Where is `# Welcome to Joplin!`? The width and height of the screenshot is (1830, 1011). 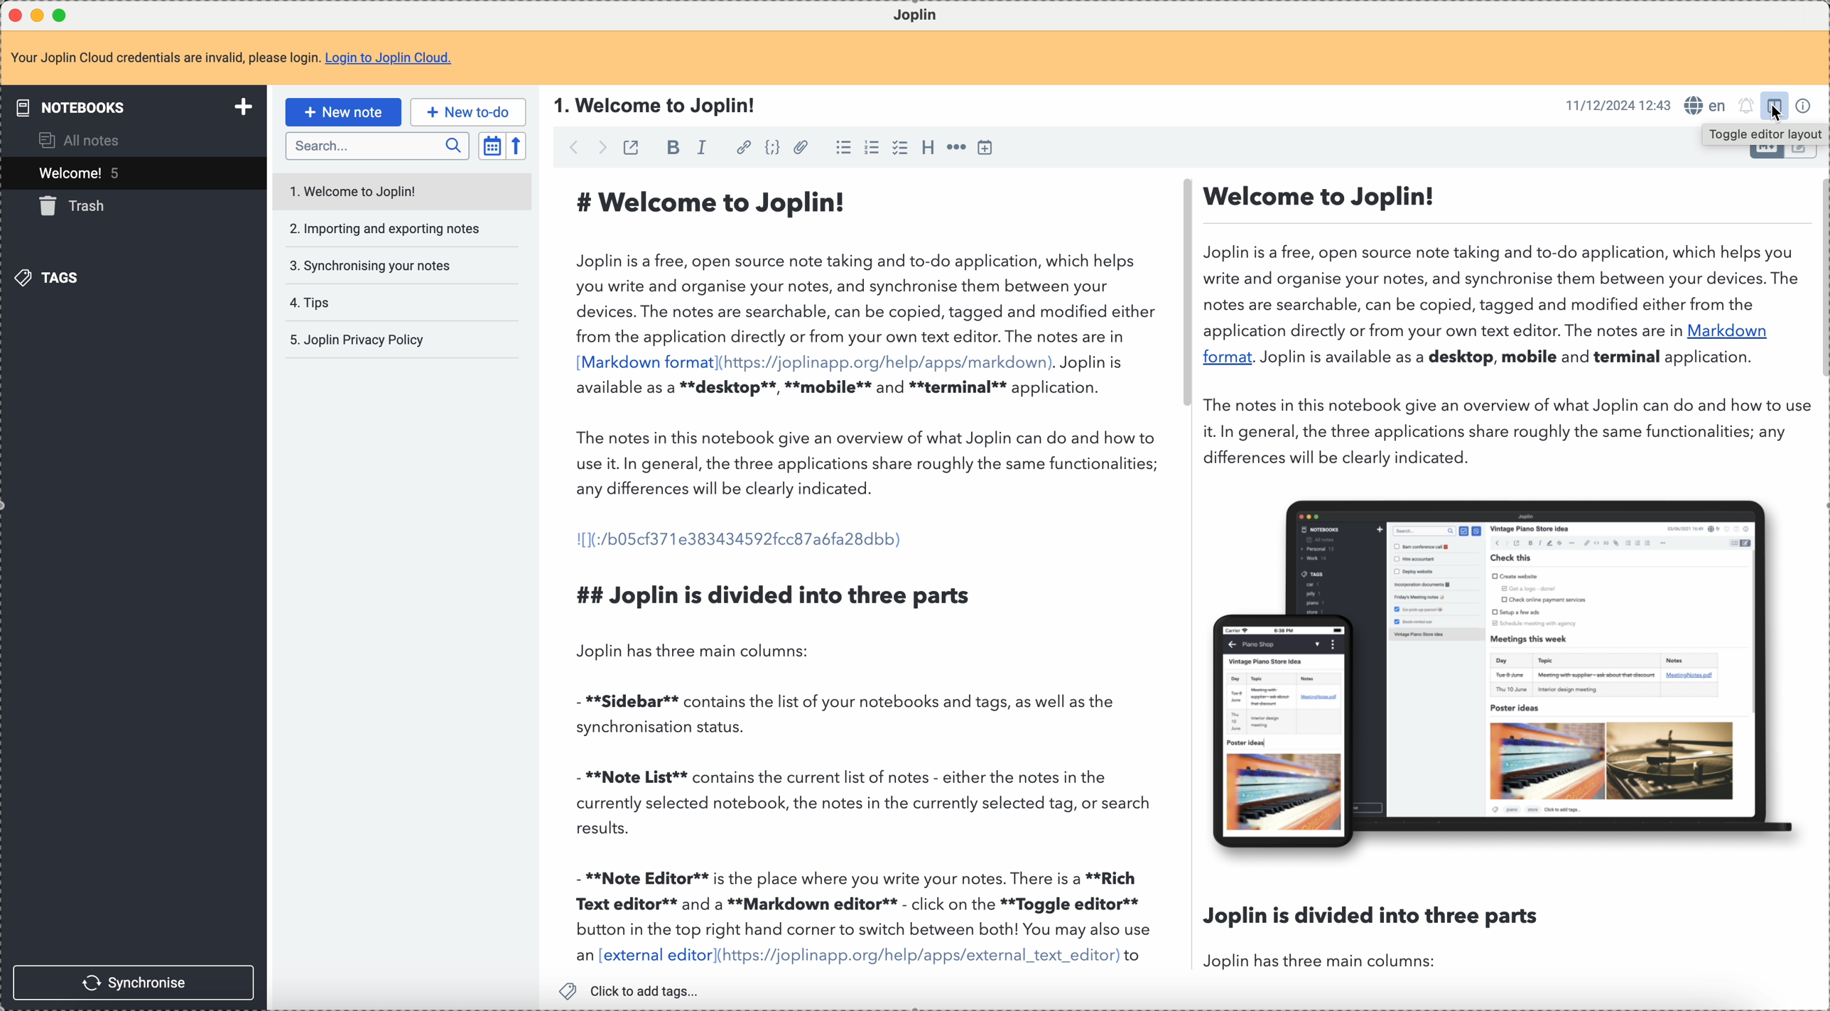
# Welcome to Joplin! is located at coordinates (718, 202).